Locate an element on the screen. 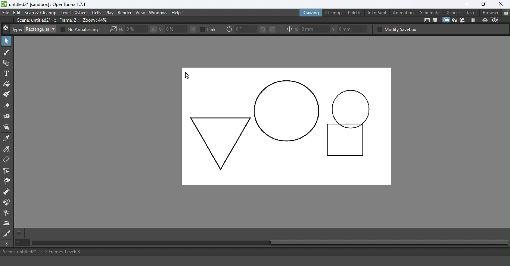 The width and height of the screenshot is (510, 266). Scan & Cleanup is located at coordinates (41, 13).